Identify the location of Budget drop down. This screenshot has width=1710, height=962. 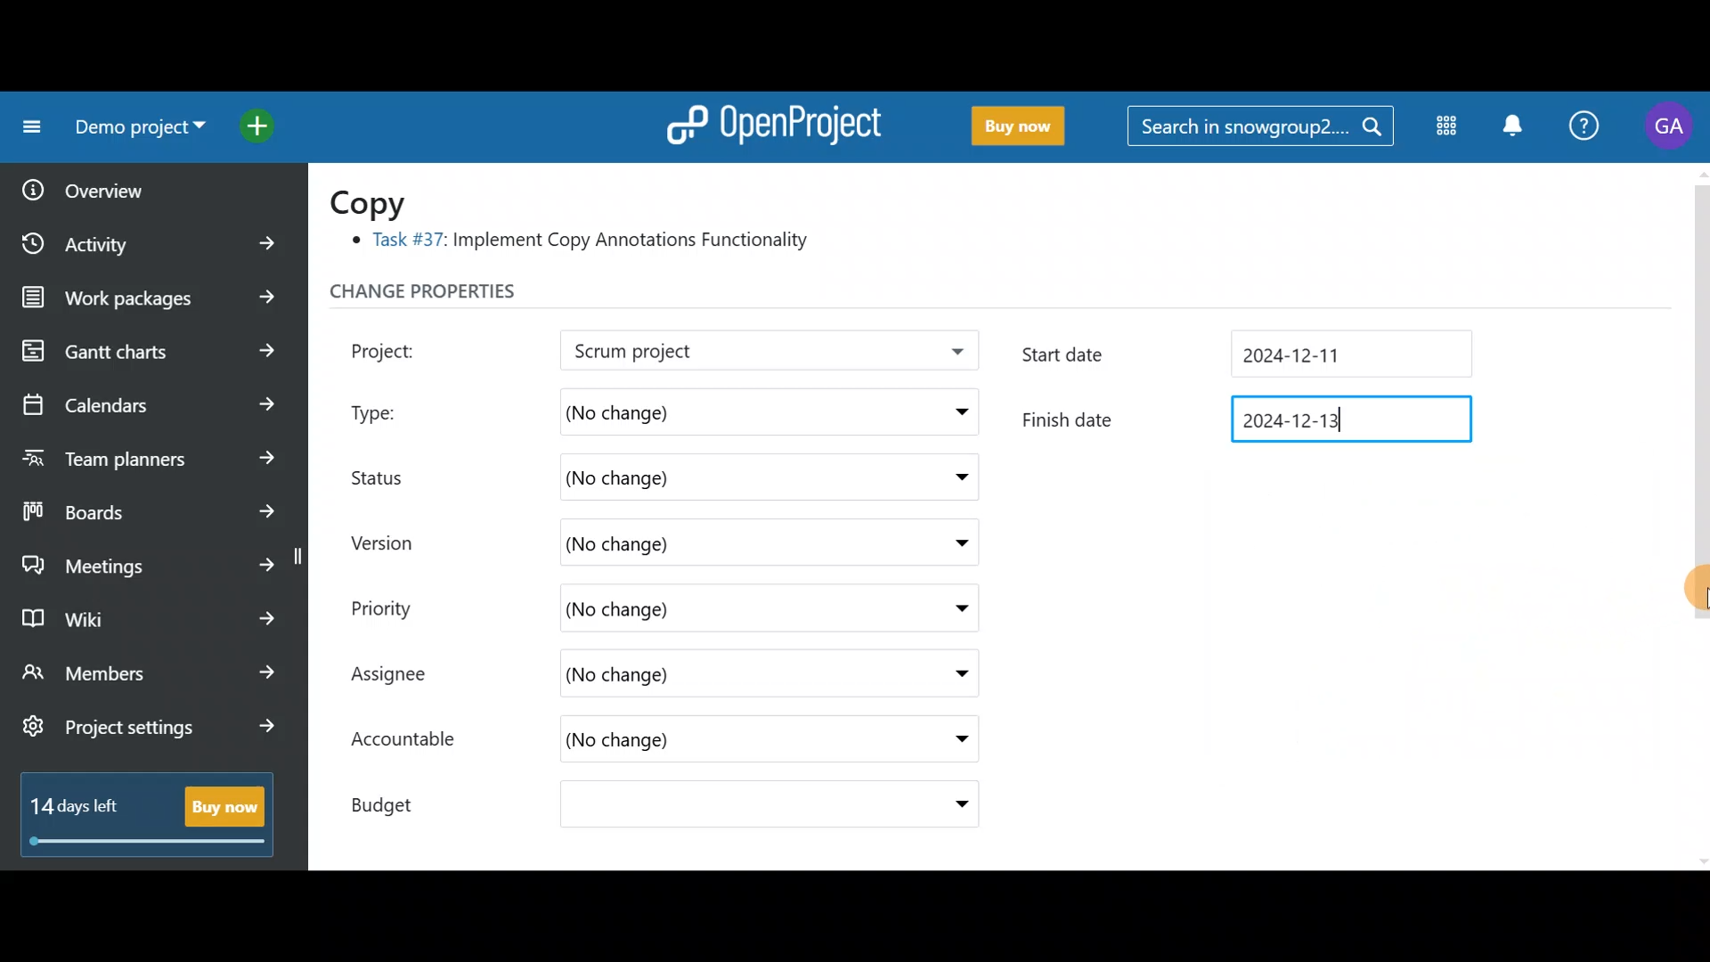
(950, 804).